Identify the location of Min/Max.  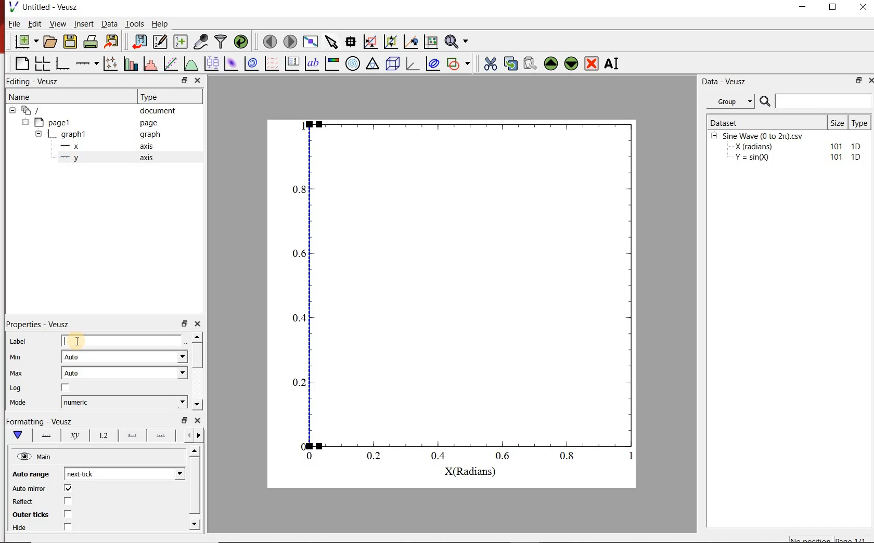
(185, 322).